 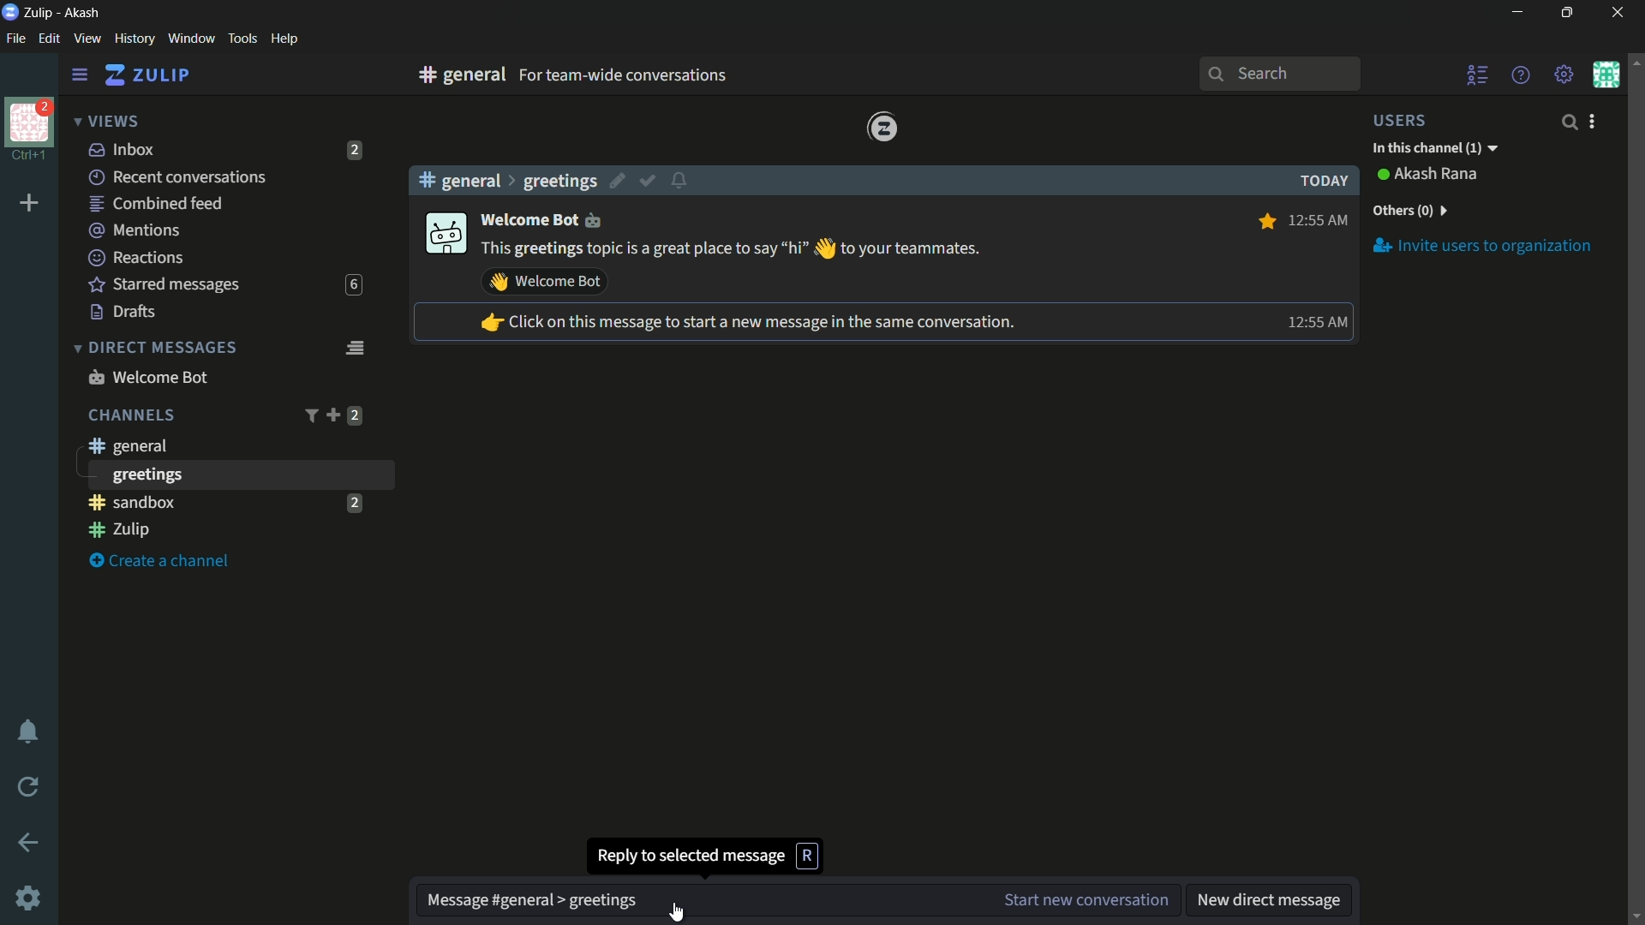 What do you see at coordinates (1409, 211) in the screenshot?
I see `others (0)` at bounding box center [1409, 211].